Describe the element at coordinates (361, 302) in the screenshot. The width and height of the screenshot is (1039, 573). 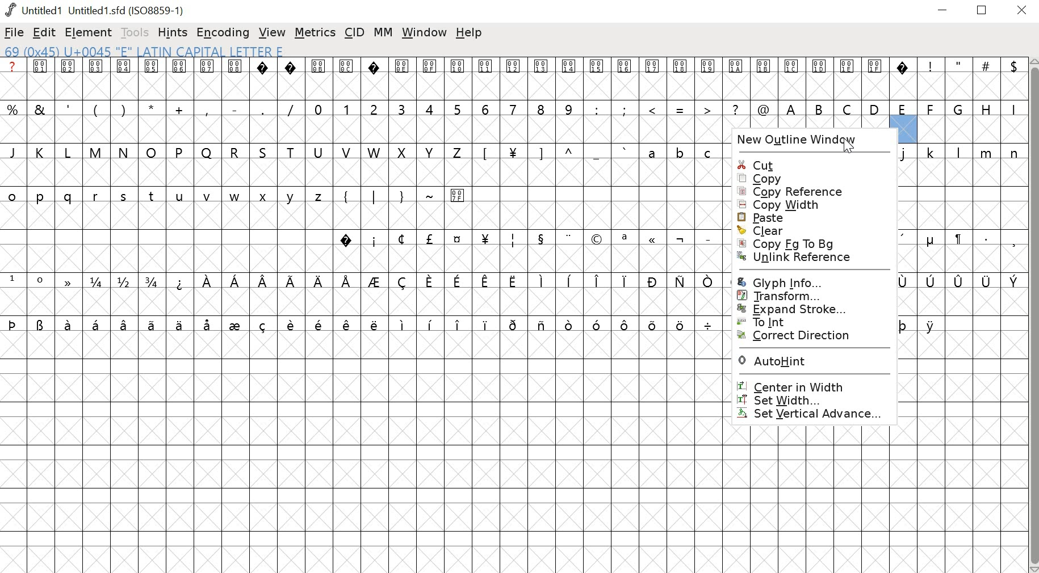
I see `empty cells` at that location.